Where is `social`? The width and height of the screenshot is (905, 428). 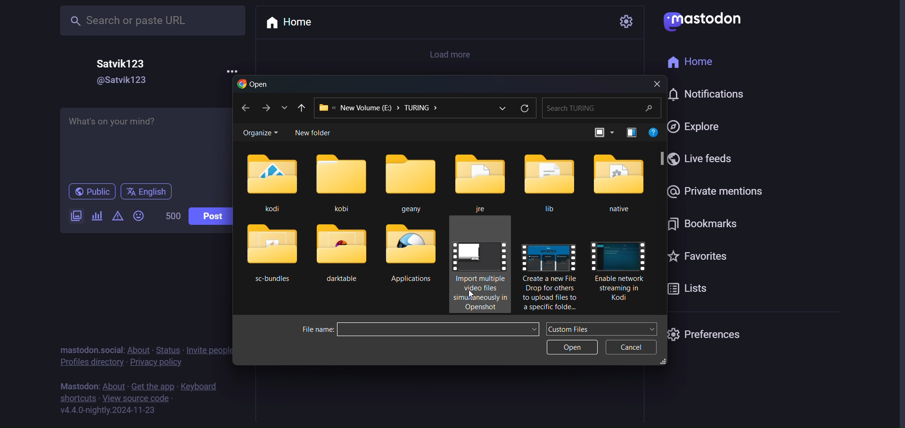
social is located at coordinates (111, 350).